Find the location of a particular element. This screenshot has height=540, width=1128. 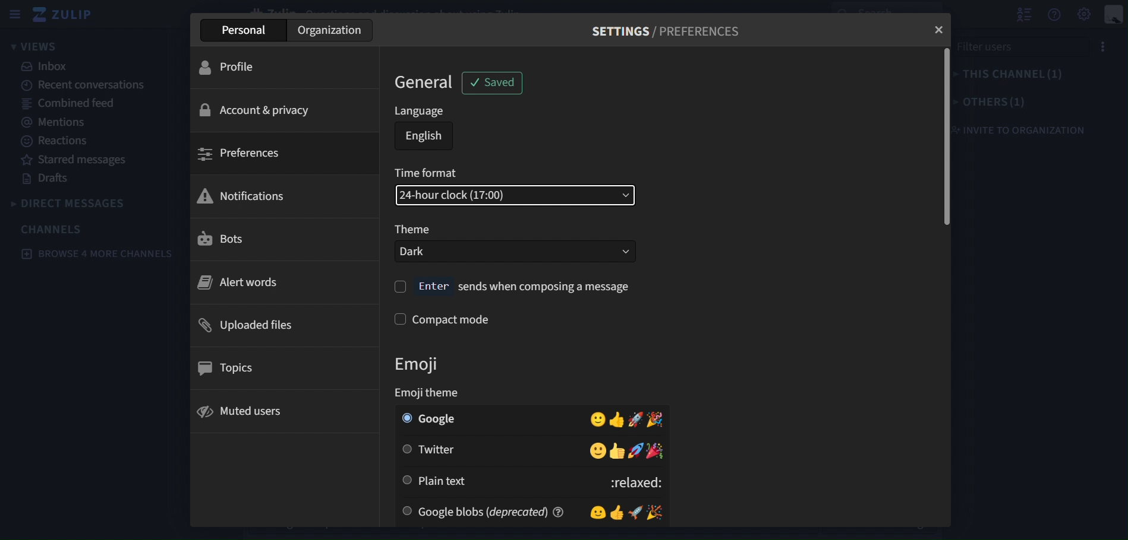

recent conversations is located at coordinates (92, 87).